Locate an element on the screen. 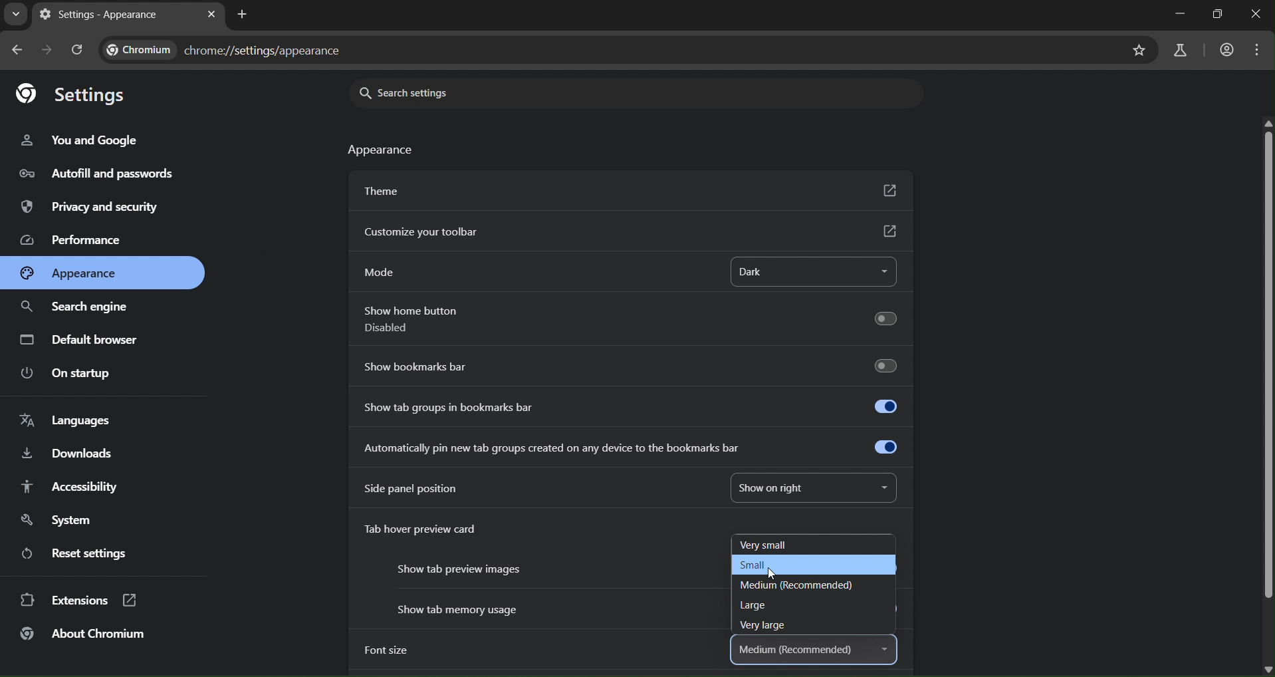 The height and width of the screenshot is (677, 1275). accessibility is located at coordinates (66, 485).